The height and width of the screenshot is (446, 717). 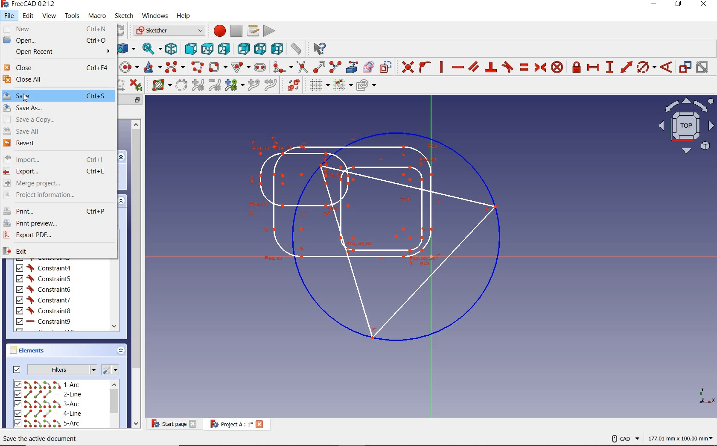 What do you see at coordinates (114, 295) in the screenshot?
I see `scrollbar` at bounding box center [114, 295].